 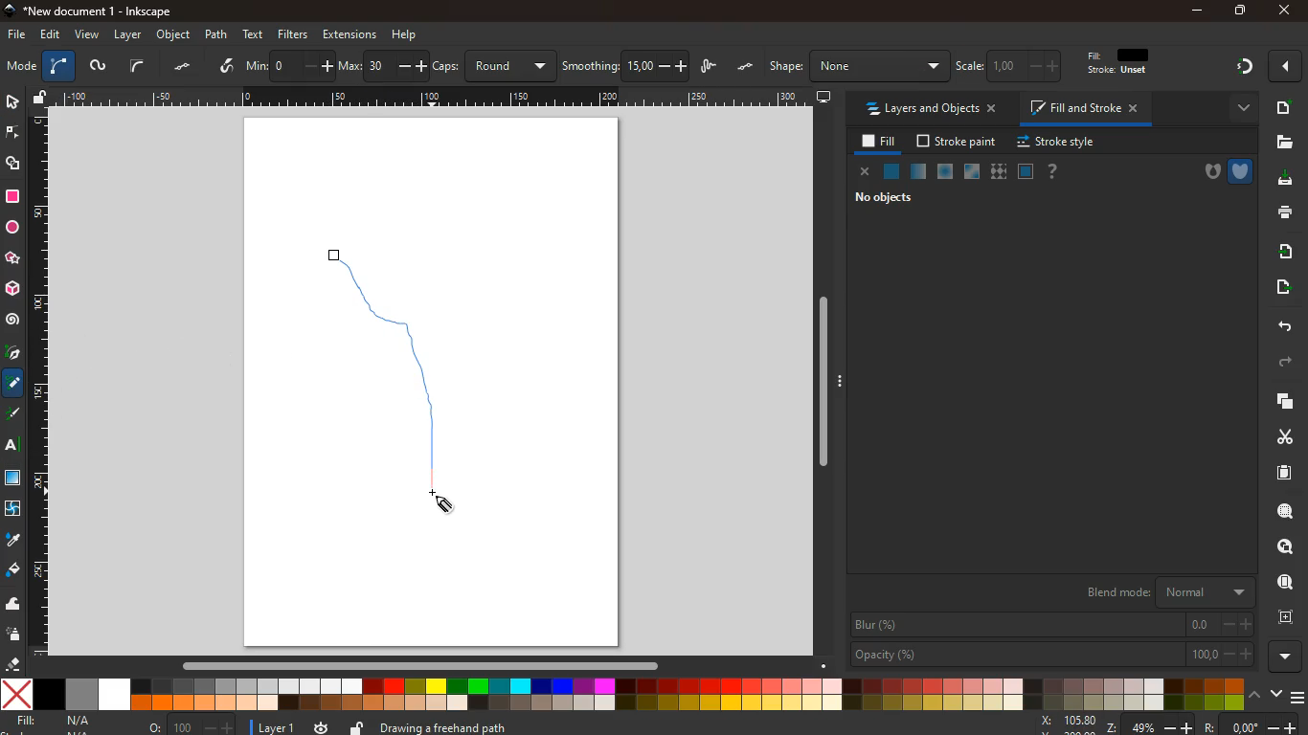 I want to click on opacity, so click(x=1052, y=655).